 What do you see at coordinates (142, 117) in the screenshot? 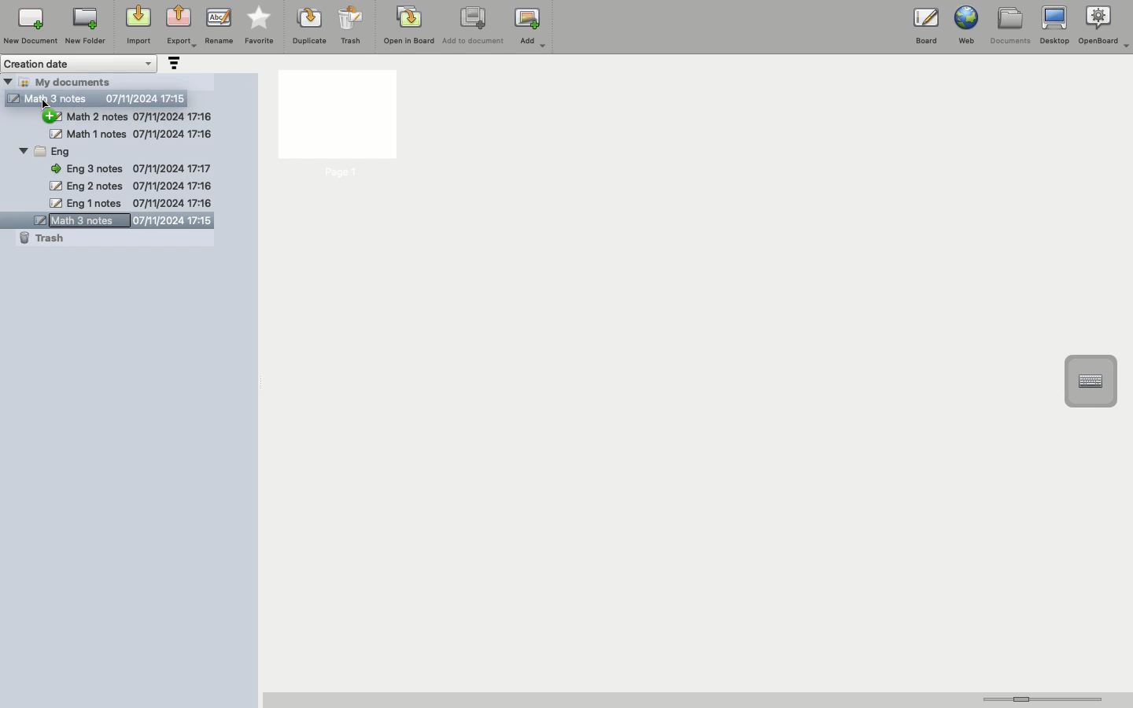
I see `Math 2 notes` at bounding box center [142, 117].